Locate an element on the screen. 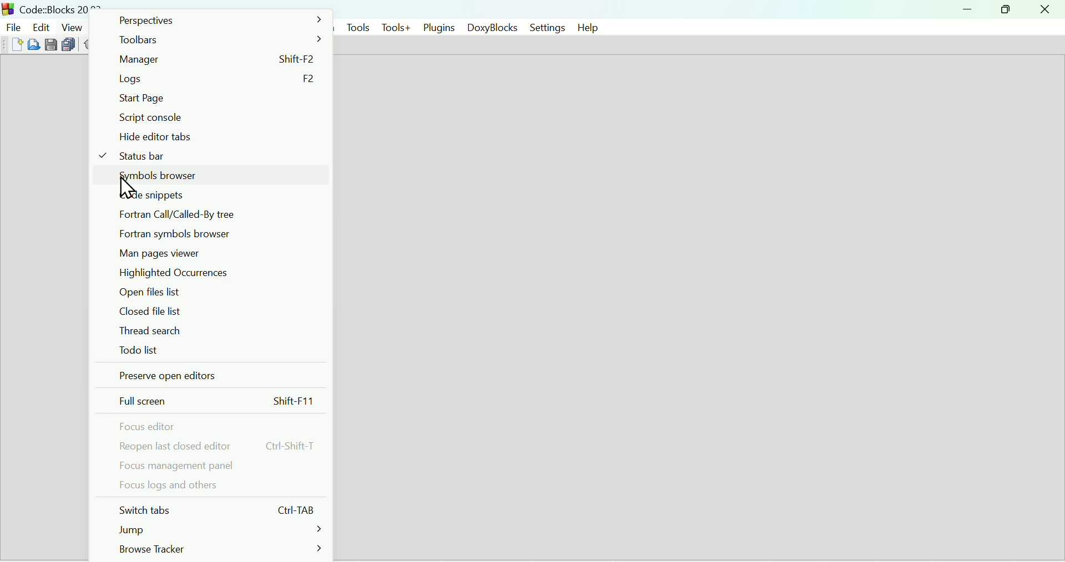  Jump is located at coordinates (218, 528).